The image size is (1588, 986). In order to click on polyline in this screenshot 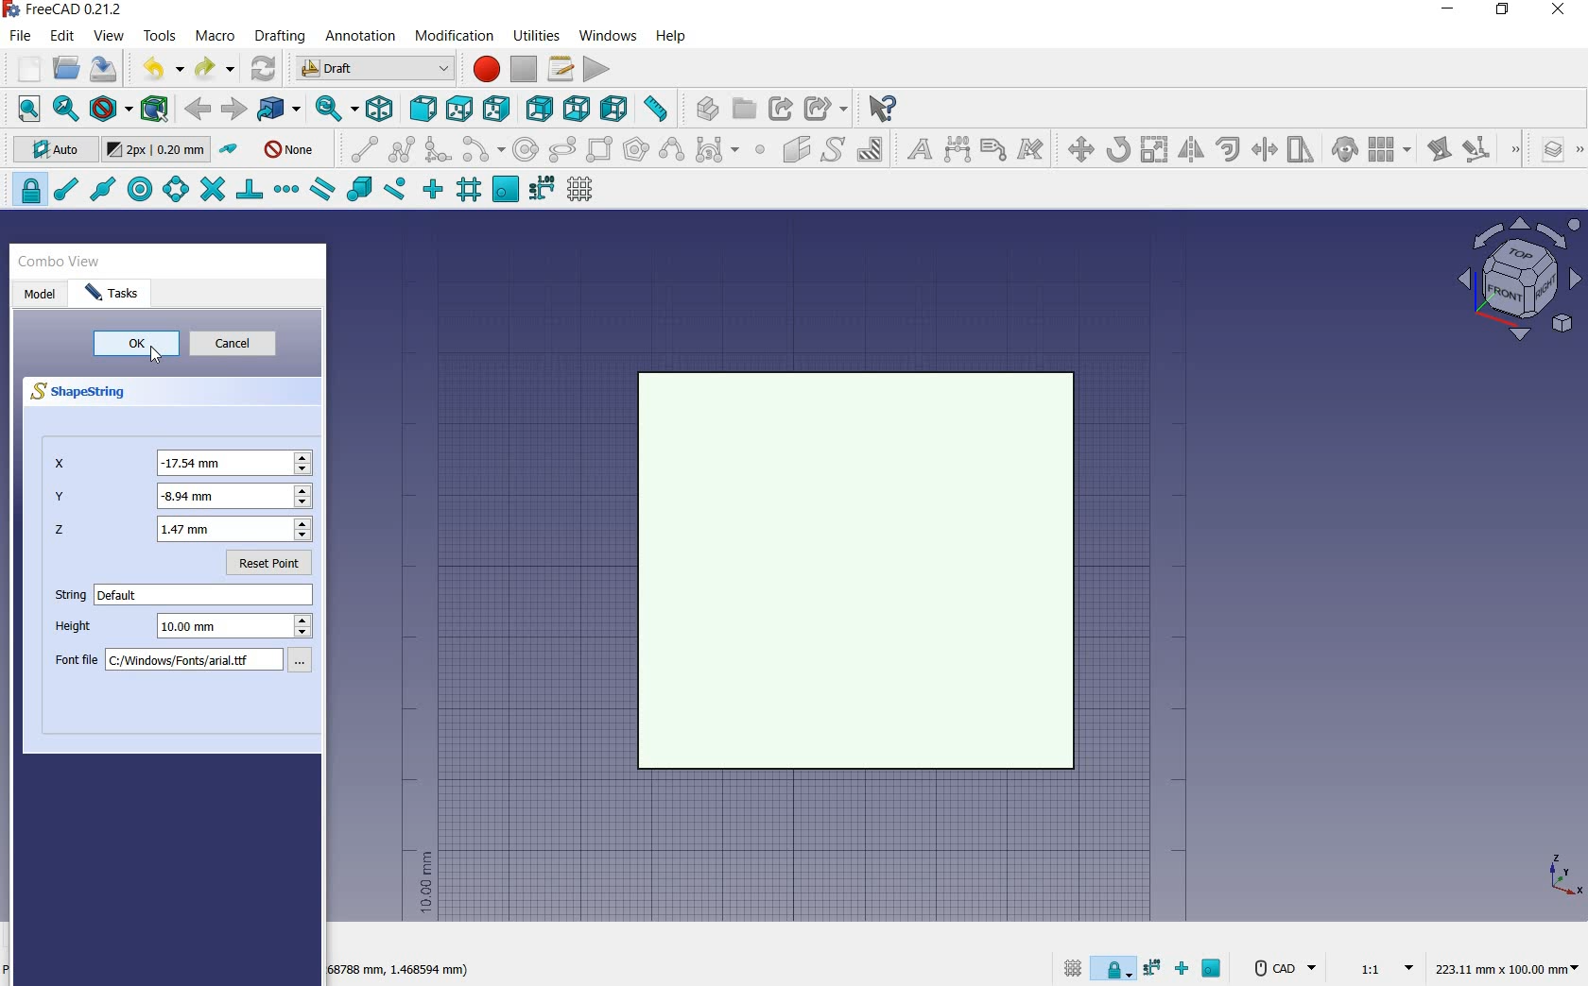, I will do `click(403, 148)`.